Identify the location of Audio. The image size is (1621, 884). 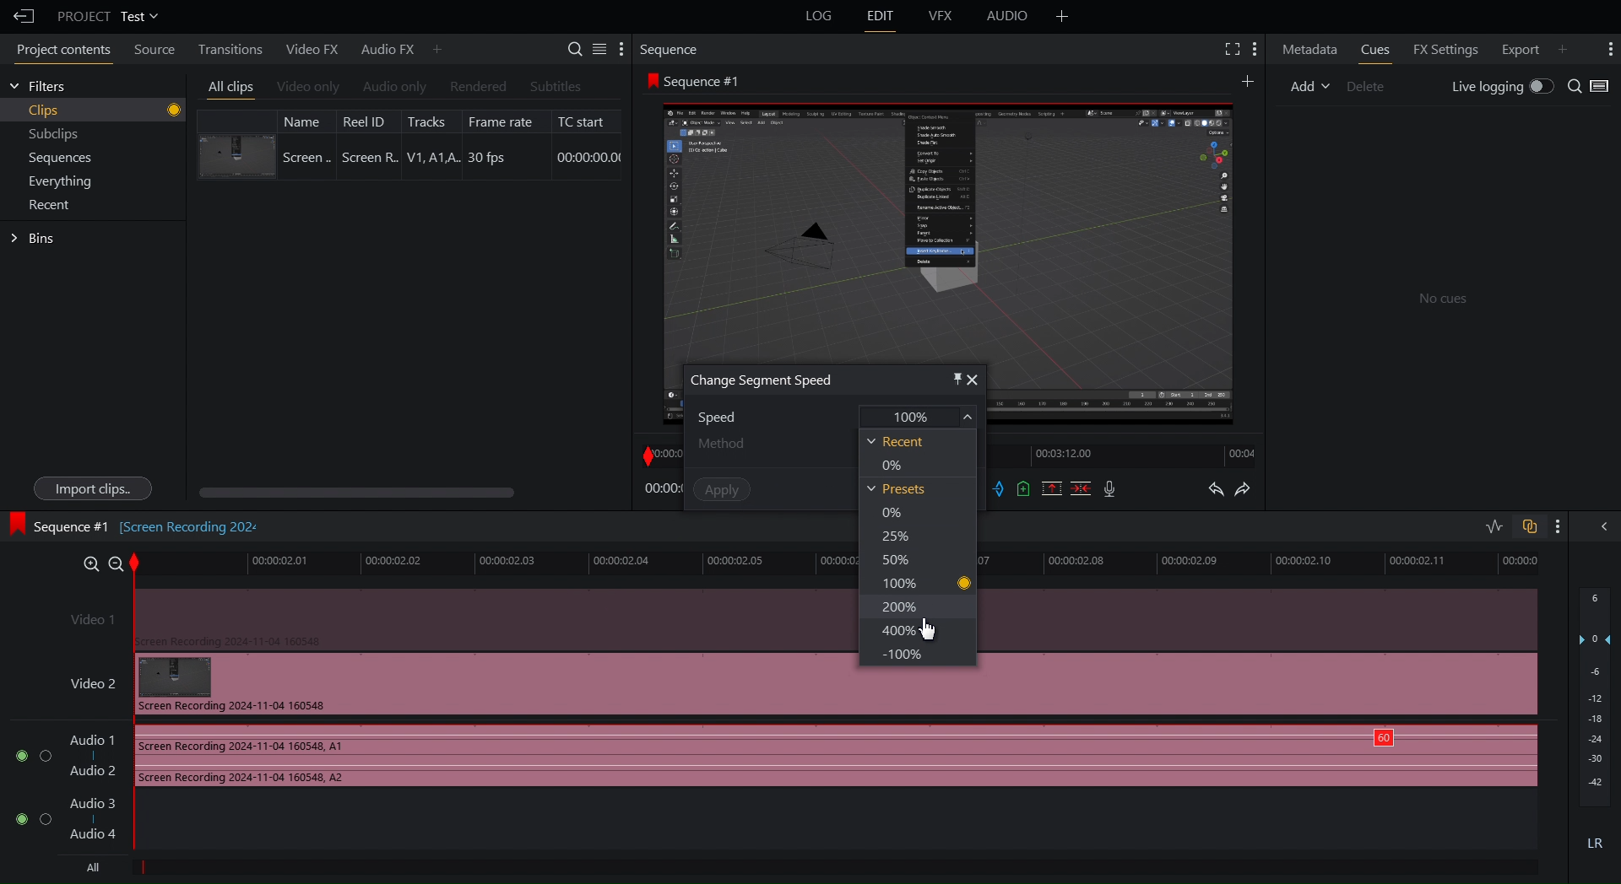
(1008, 19).